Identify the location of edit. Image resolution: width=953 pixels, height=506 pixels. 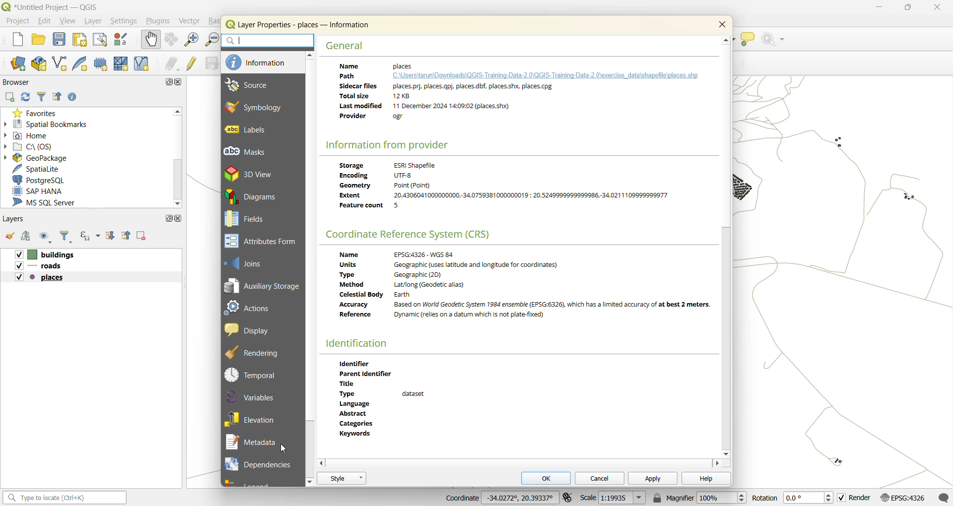
(48, 21).